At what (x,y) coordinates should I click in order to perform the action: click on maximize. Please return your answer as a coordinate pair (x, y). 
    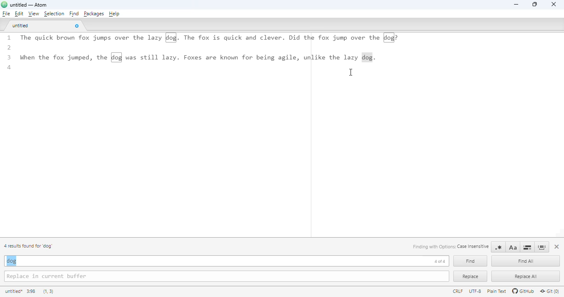
    Looking at the image, I should click on (535, 5).